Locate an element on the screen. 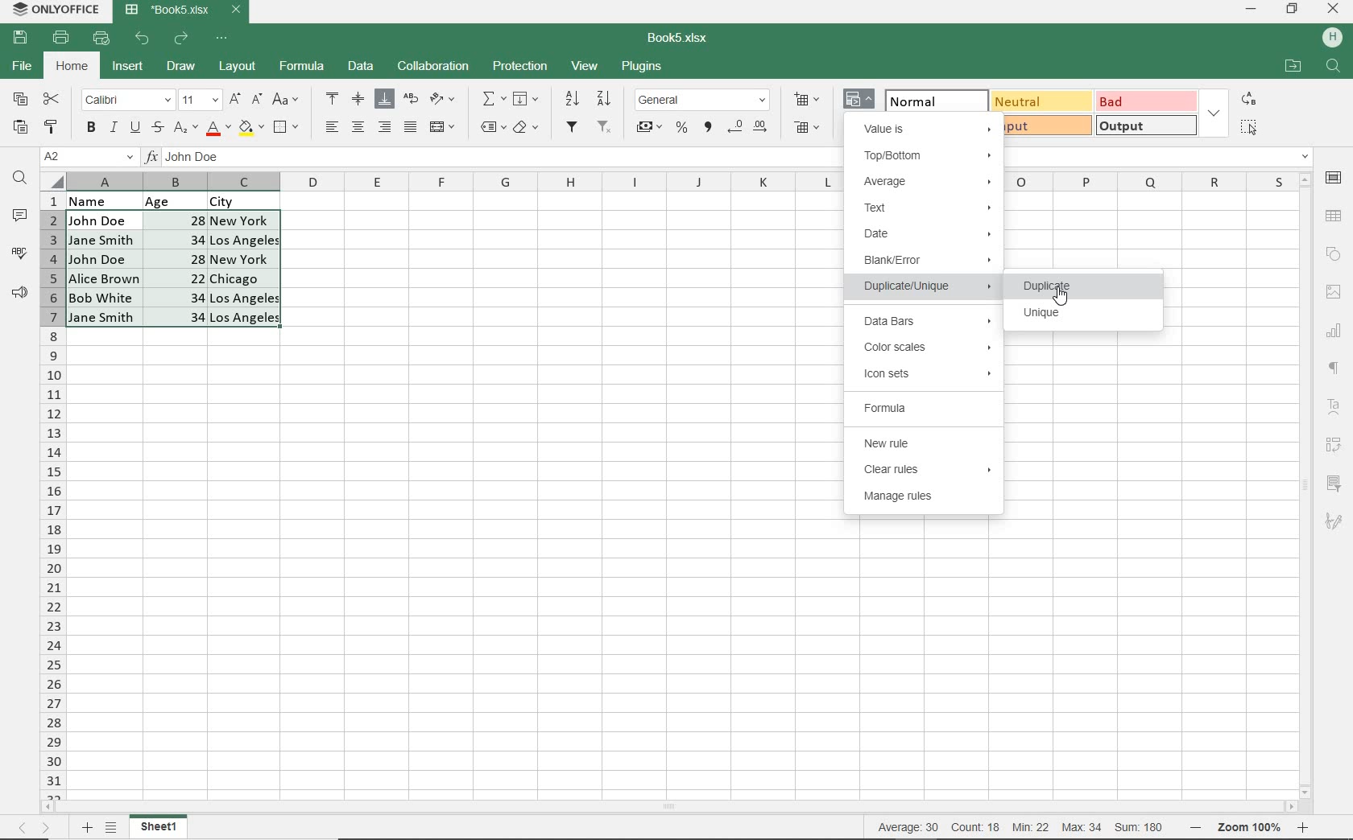 The width and height of the screenshot is (1353, 840). FONT SIZE is located at coordinates (197, 100).